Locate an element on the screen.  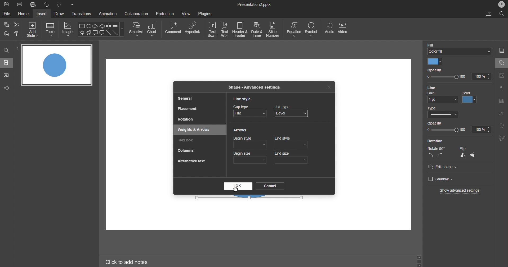
Protection is located at coordinates (165, 13).